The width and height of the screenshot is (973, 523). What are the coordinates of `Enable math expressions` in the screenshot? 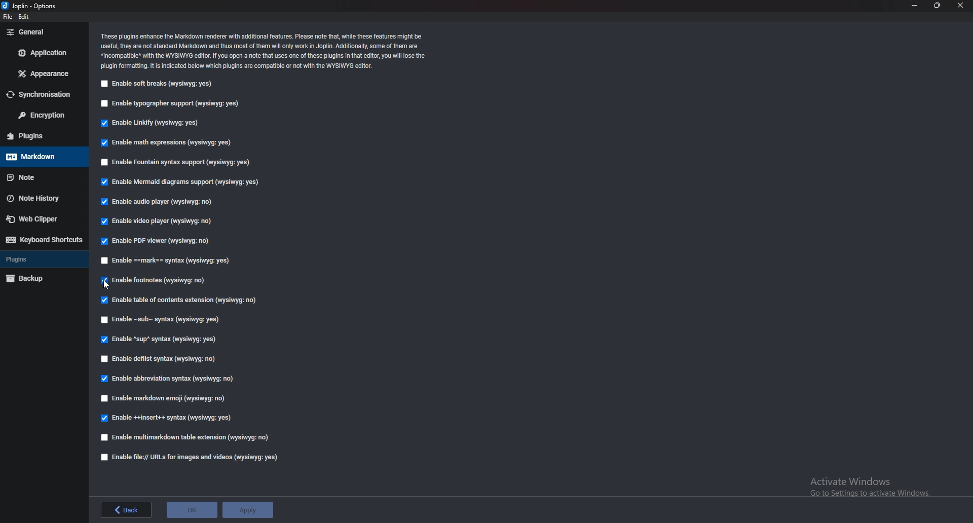 It's located at (166, 141).